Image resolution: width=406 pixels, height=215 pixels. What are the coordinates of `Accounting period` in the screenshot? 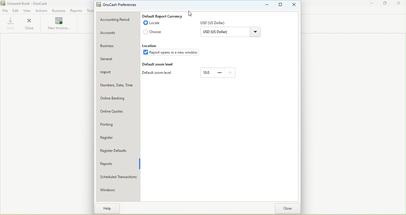 It's located at (119, 20).